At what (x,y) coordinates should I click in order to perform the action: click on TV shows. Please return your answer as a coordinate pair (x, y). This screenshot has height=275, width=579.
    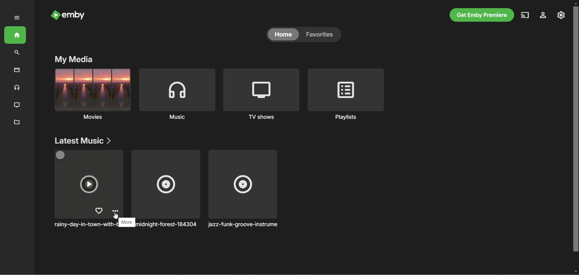
    Looking at the image, I should click on (17, 105).